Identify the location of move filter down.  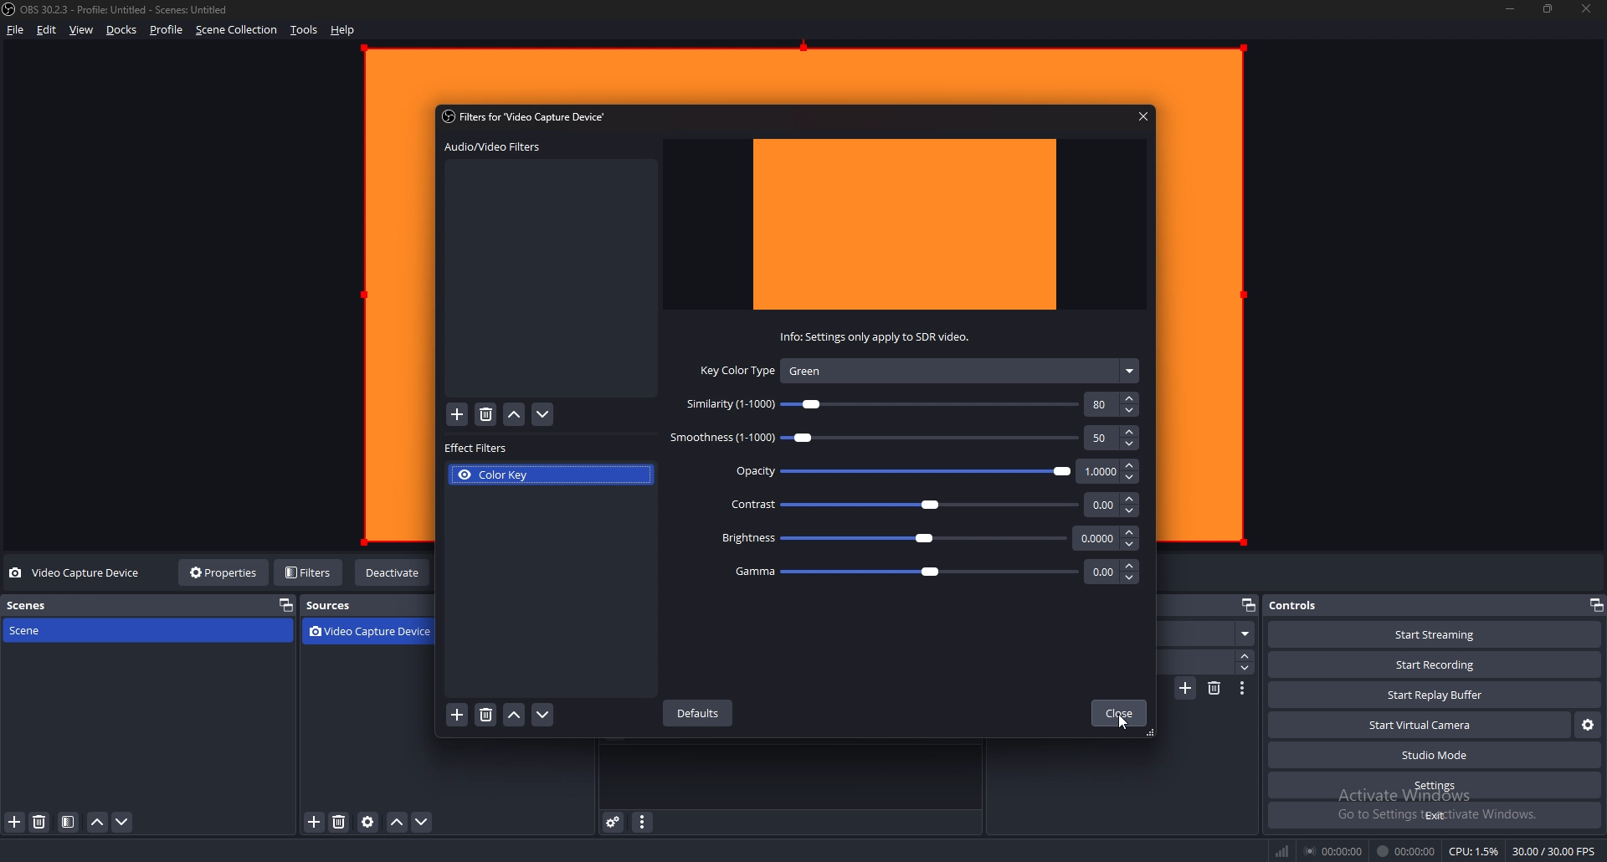
(542, 716).